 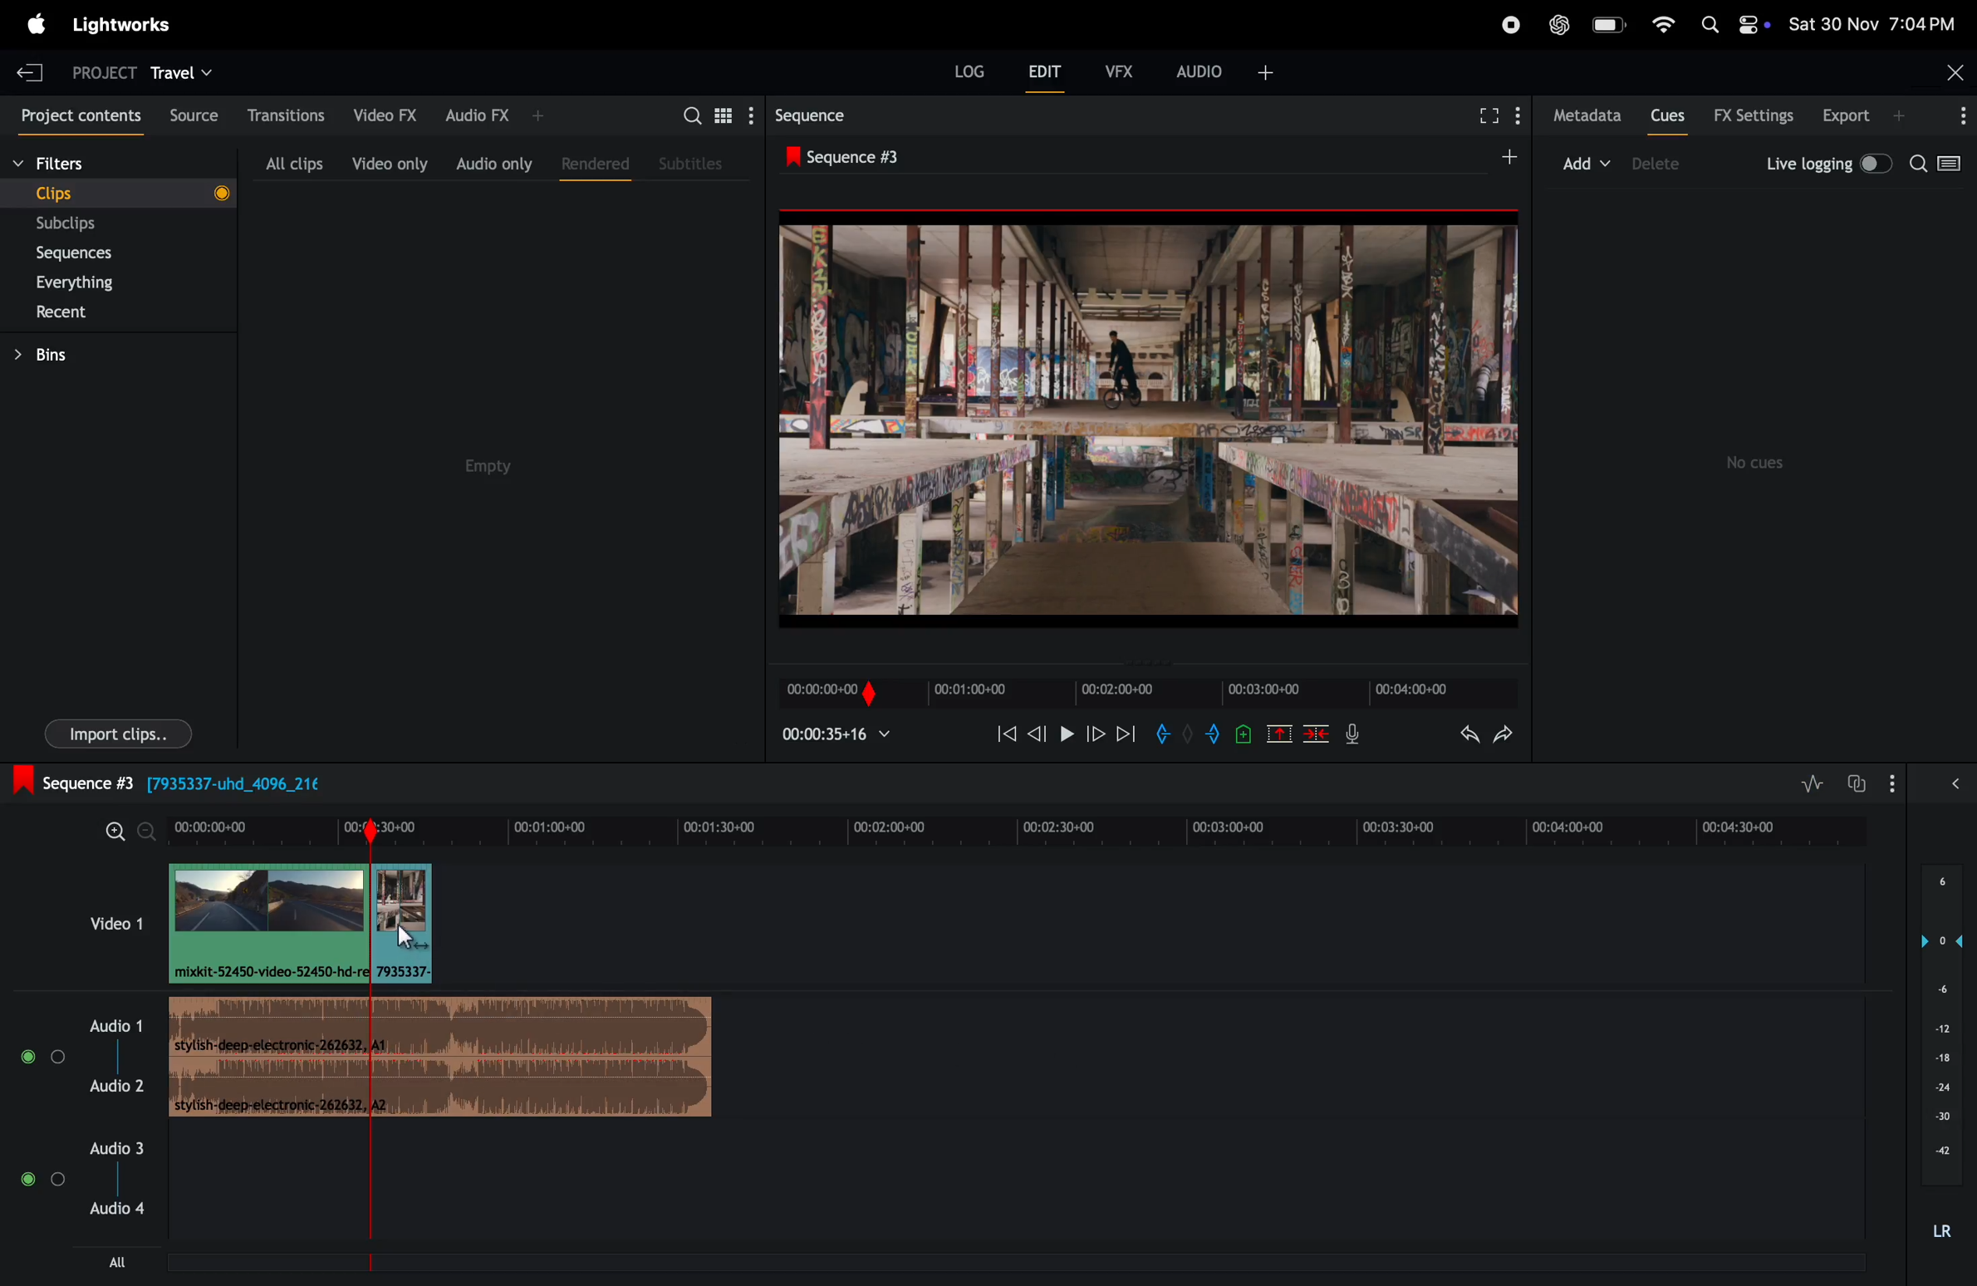 What do you see at coordinates (1229, 70) in the screenshot?
I see `audio +` at bounding box center [1229, 70].